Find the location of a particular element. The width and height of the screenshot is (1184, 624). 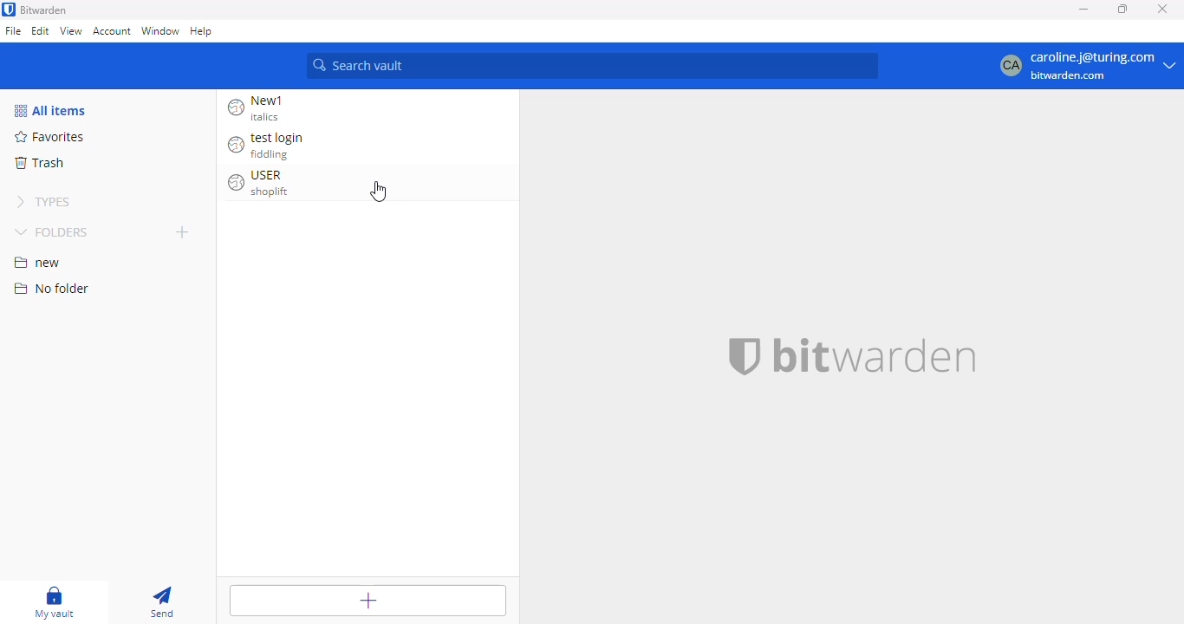

close is located at coordinates (1163, 10).